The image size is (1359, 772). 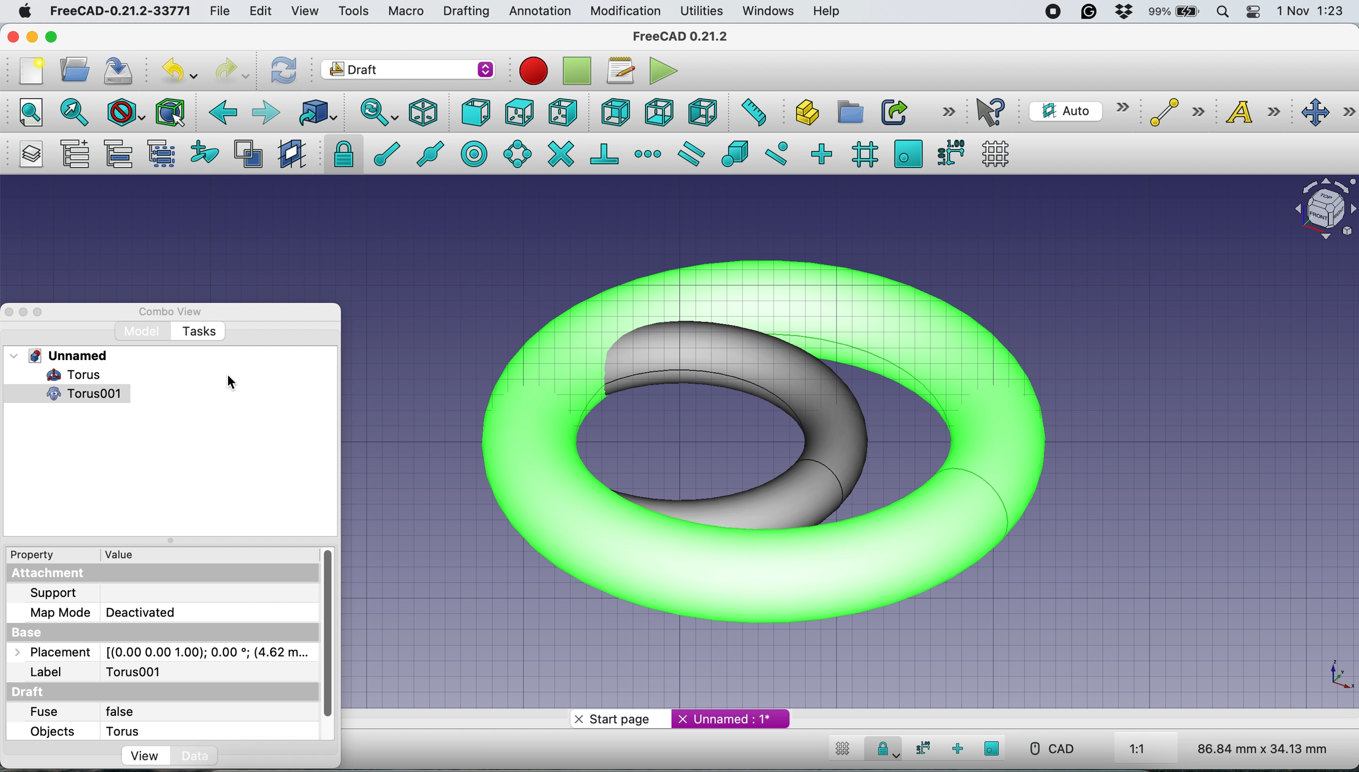 I want to click on The objects included in this clone, so click(x=206, y=730).